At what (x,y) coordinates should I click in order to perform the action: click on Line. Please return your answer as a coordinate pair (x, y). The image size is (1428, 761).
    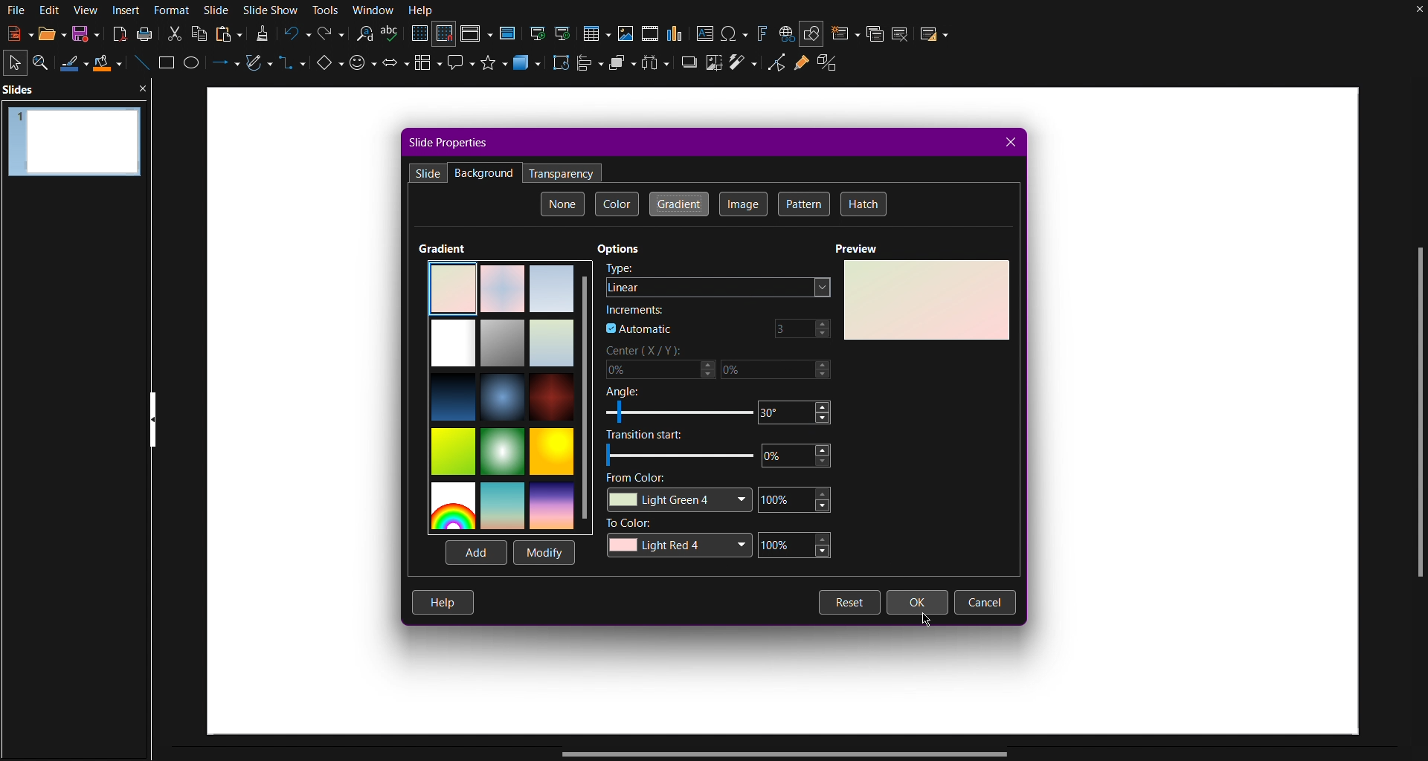
    Looking at the image, I should click on (140, 65).